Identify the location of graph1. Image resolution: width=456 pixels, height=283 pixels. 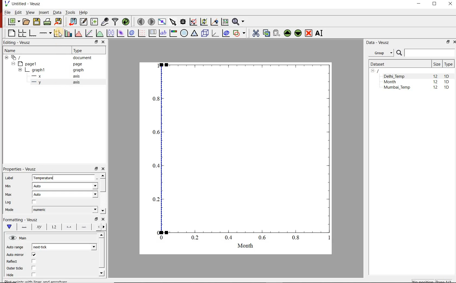
(52, 70).